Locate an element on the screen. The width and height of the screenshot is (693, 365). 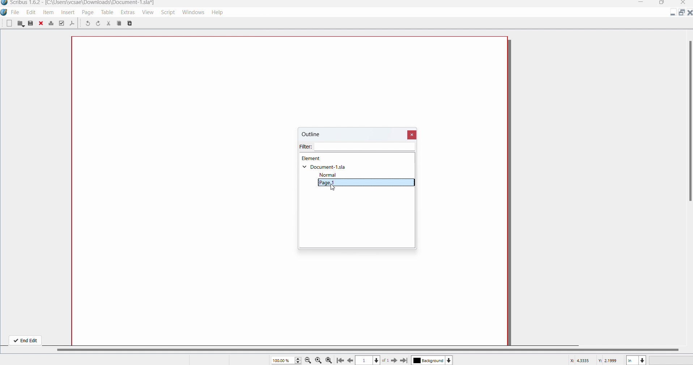
 is located at coordinates (73, 24).